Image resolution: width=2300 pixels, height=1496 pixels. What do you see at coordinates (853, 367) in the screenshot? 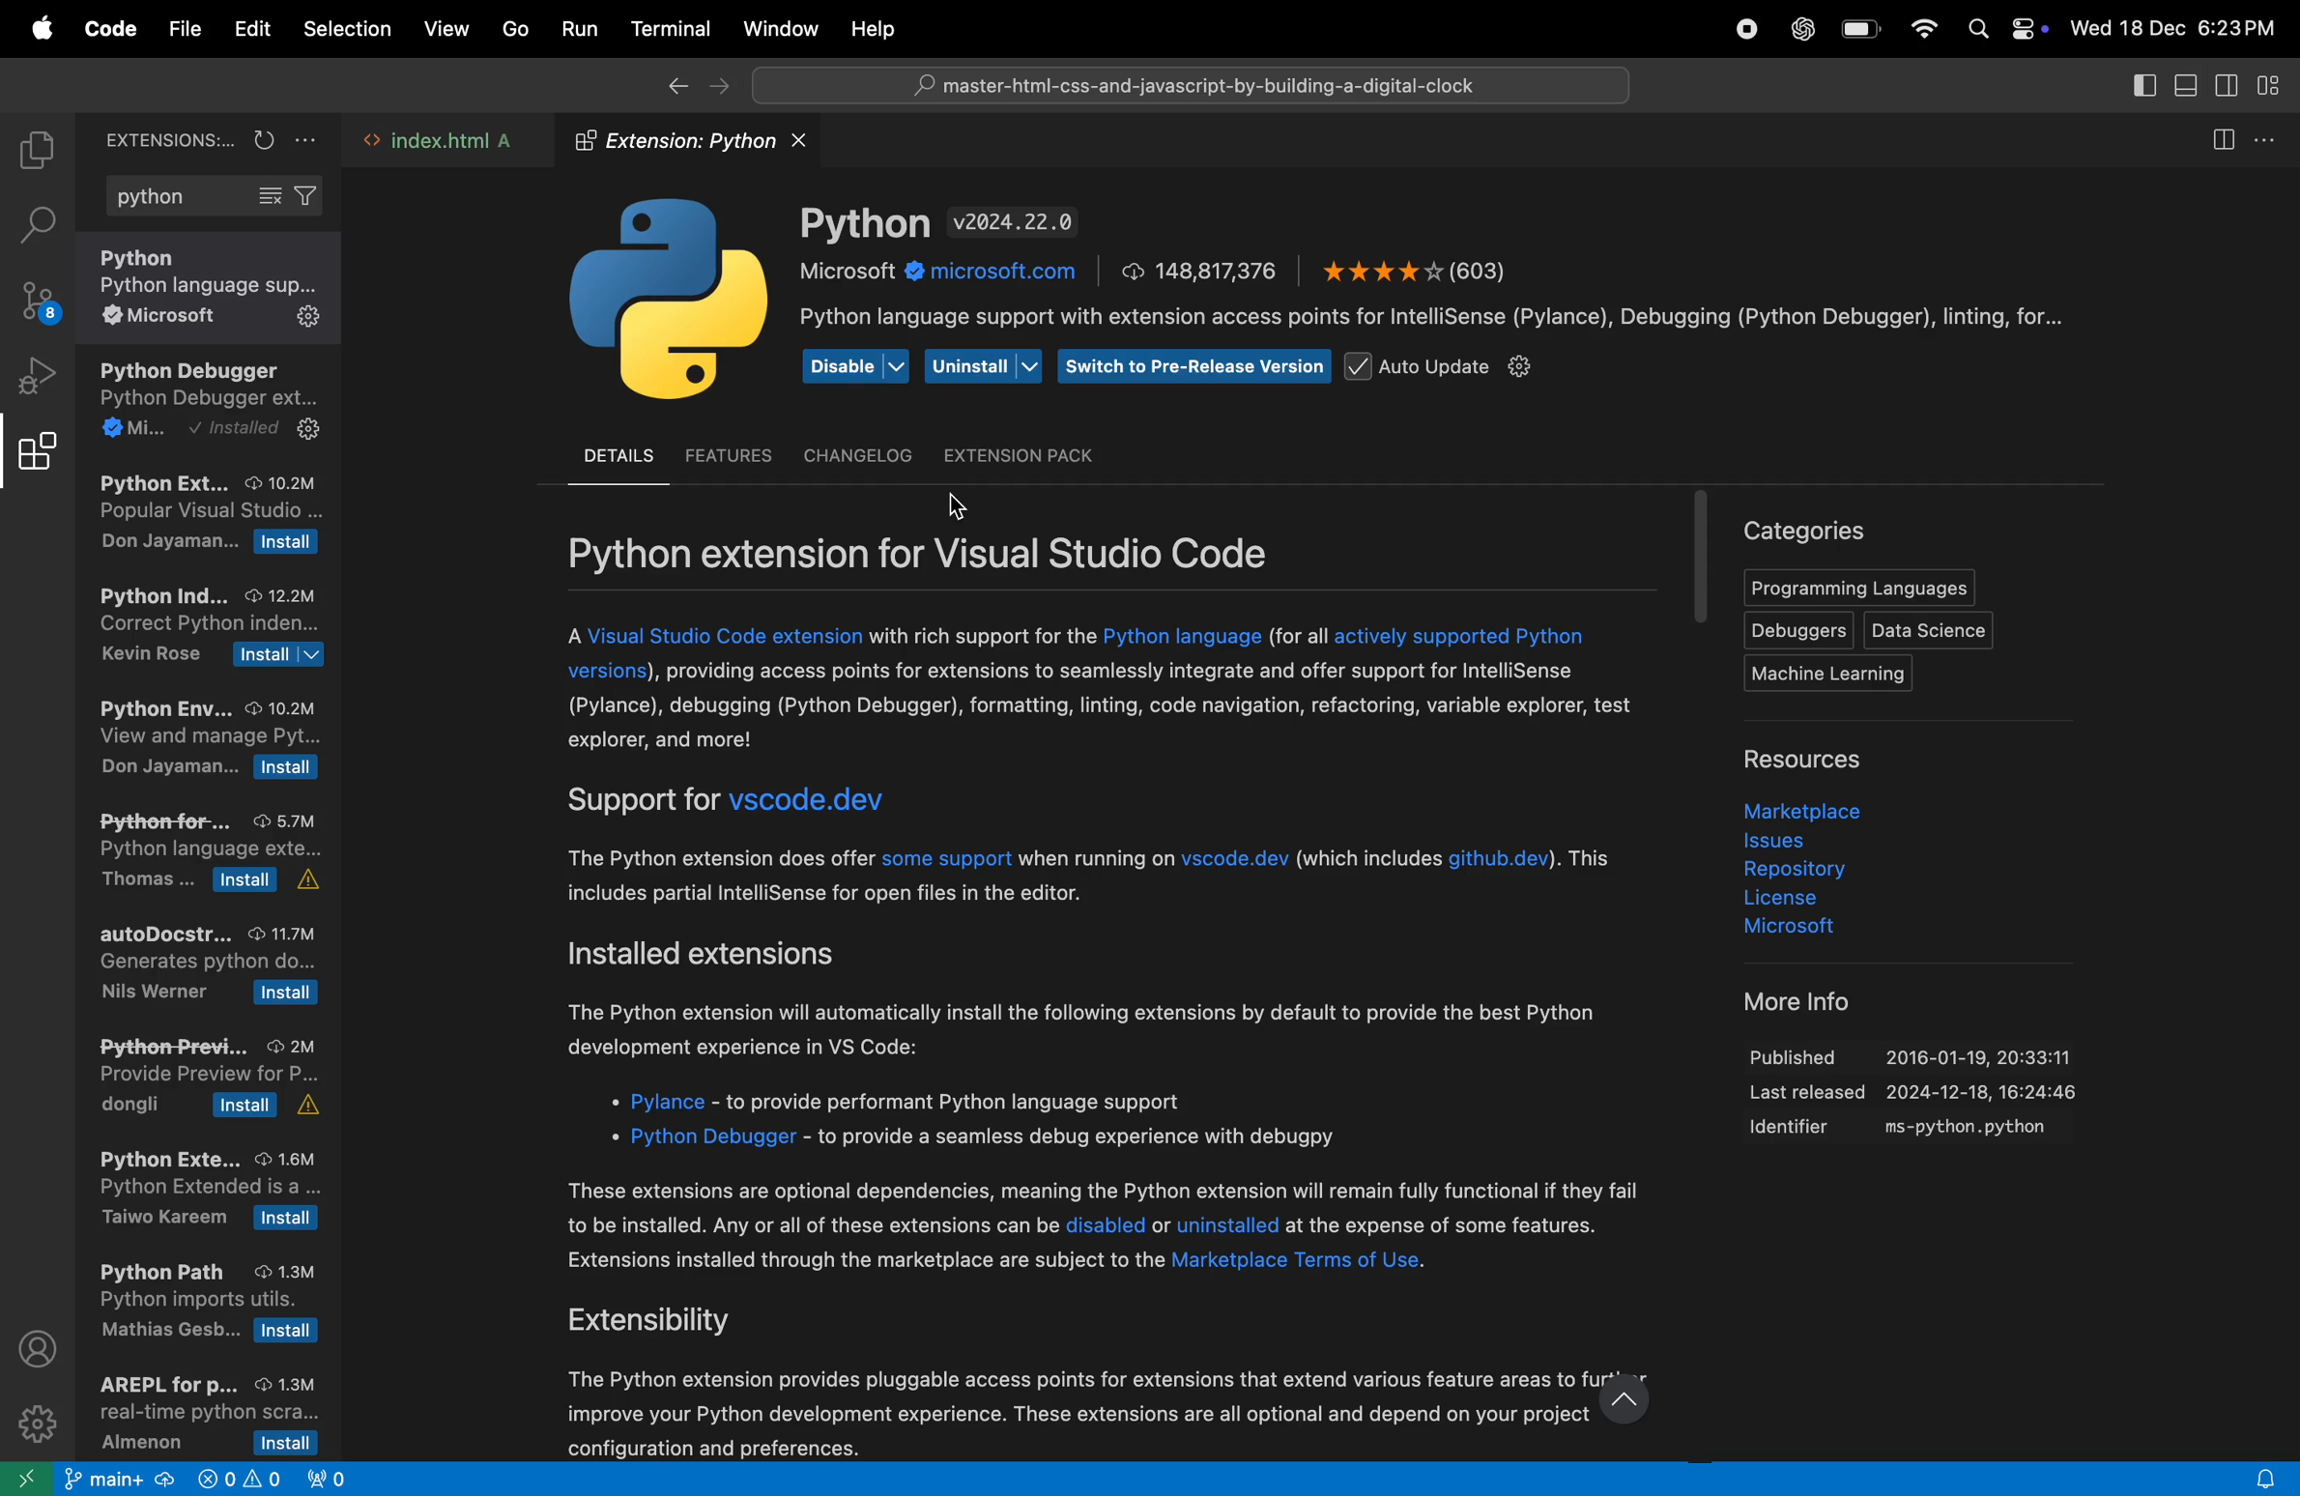
I see `disable` at bounding box center [853, 367].